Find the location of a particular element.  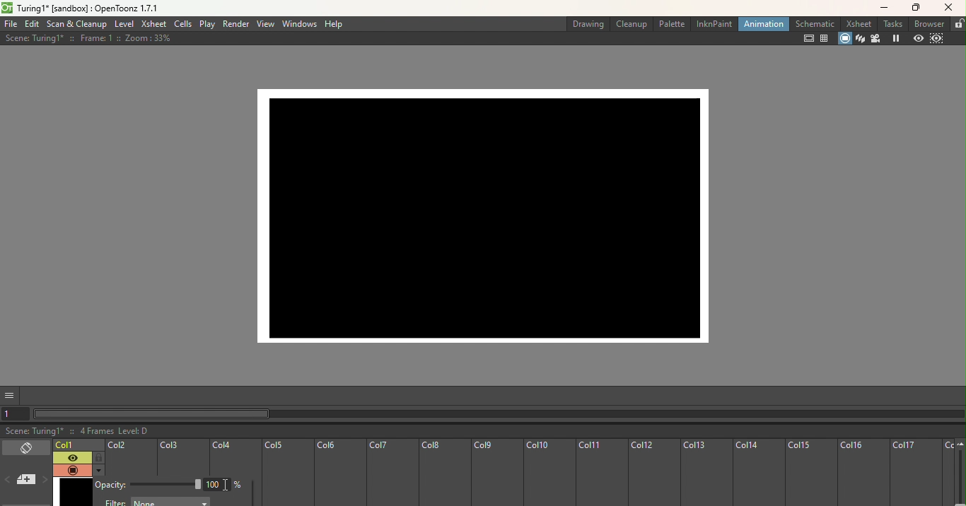

Scene: Turing1* :: 4 Frames Level: D is located at coordinates (483, 431).